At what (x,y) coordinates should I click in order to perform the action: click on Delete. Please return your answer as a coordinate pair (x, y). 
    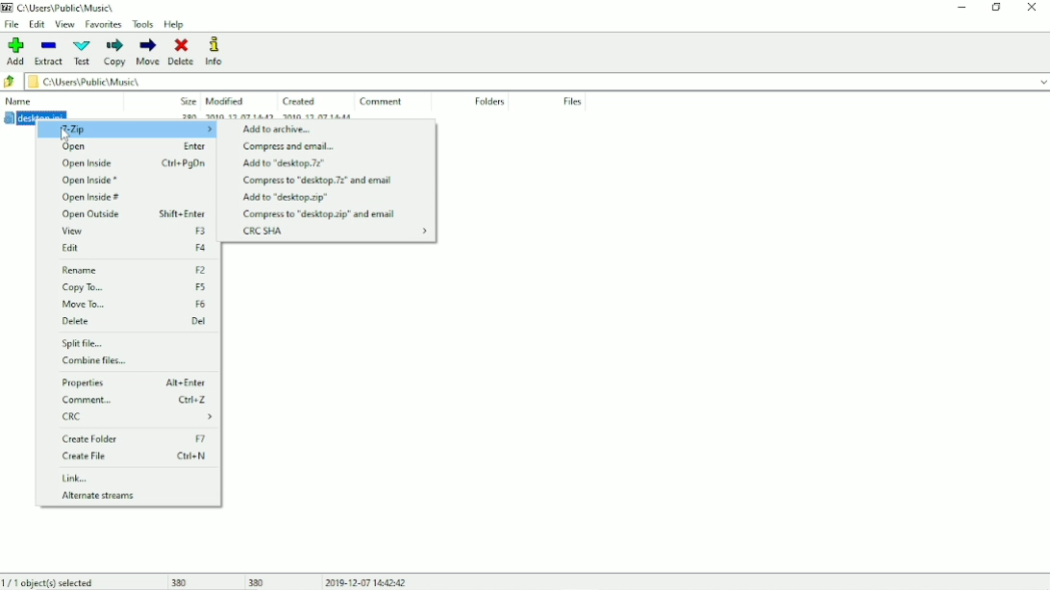
    Looking at the image, I should click on (182, 52).